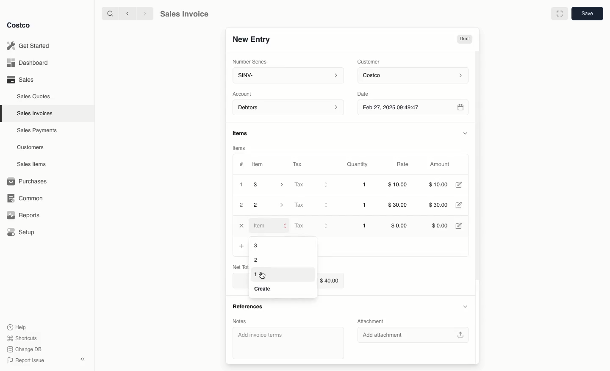  What do you see at coordinates (19, 79) in the screenshot?
I see `Sales` at bounding box center [19, 79].